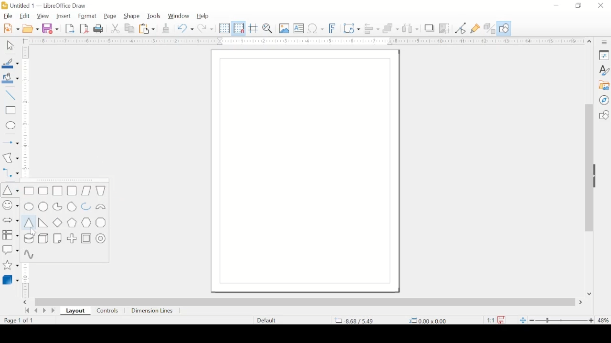 The image size is (611, 343). What do you see at coordinates (107, 311) in the screenshot?
I see `controls` at bounding box center [107, 311].